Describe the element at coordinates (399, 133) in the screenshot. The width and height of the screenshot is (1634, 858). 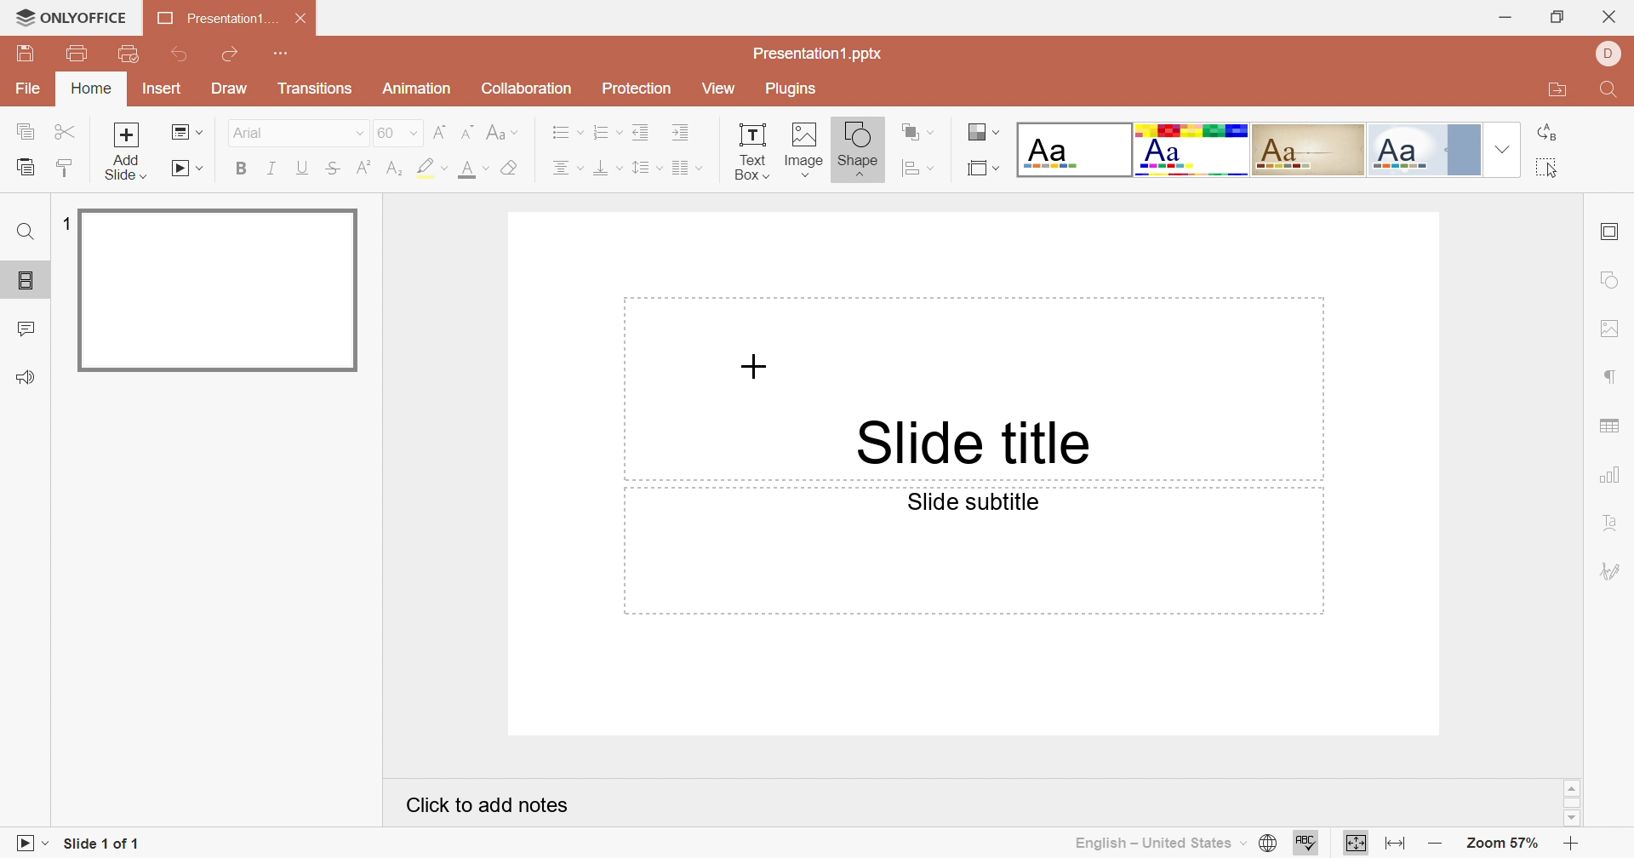
I see `Font size` at that location.